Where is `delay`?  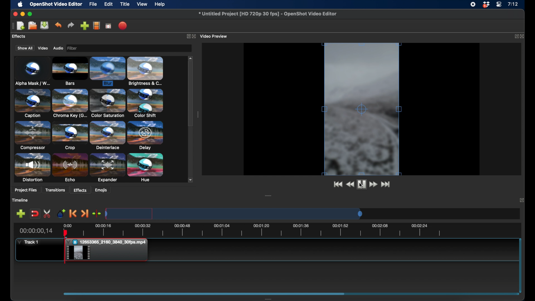
delay is located at coordinates (145, 135).